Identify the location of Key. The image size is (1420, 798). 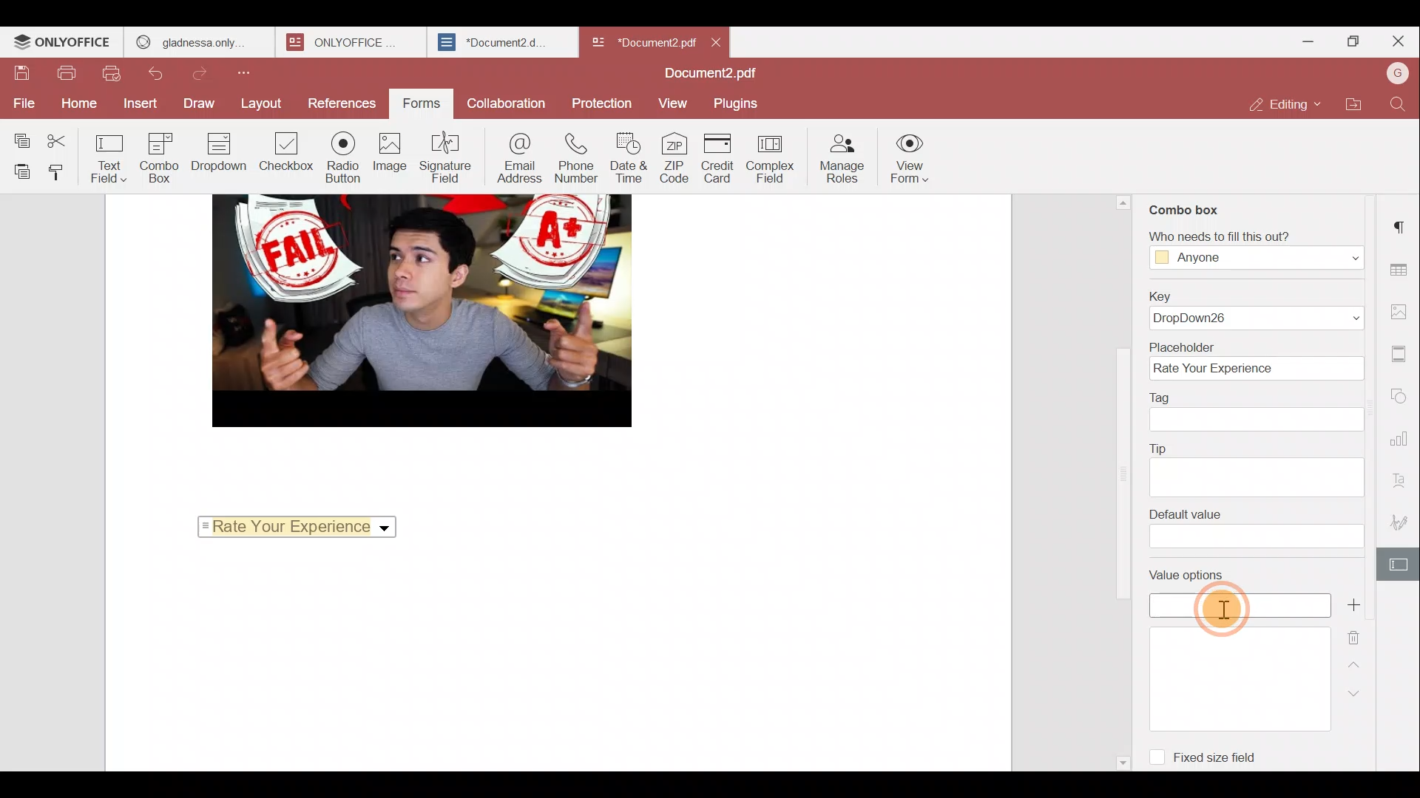
(1256, 308).